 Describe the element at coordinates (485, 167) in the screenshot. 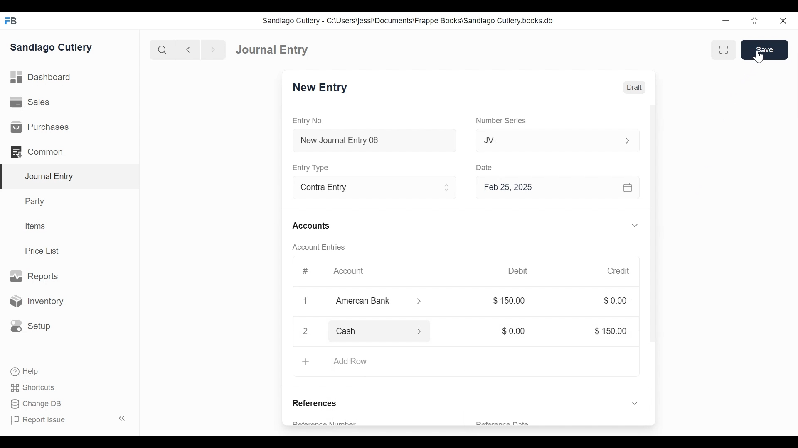

I see `Date` at that location.